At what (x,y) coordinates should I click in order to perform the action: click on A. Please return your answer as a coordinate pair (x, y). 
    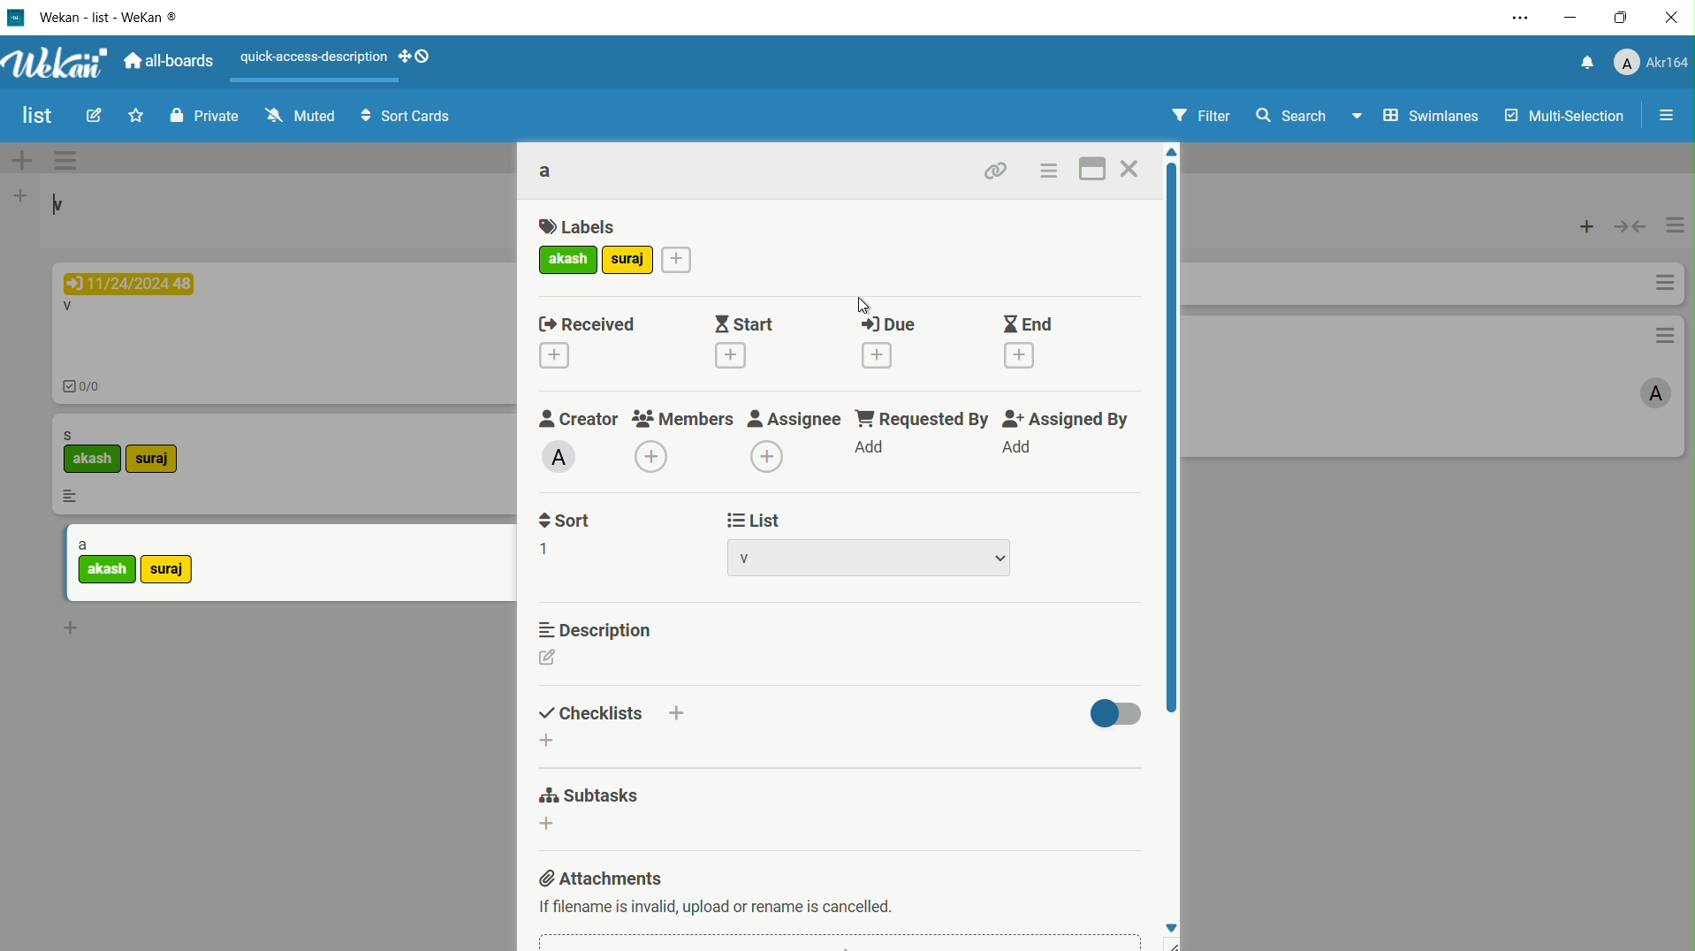
    Looking at the image, I should click on (562, 457).